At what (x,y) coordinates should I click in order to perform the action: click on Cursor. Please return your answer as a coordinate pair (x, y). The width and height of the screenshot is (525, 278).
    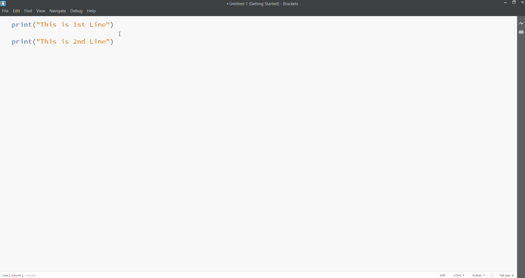
    Looking at the image, I should click on (121, 35).